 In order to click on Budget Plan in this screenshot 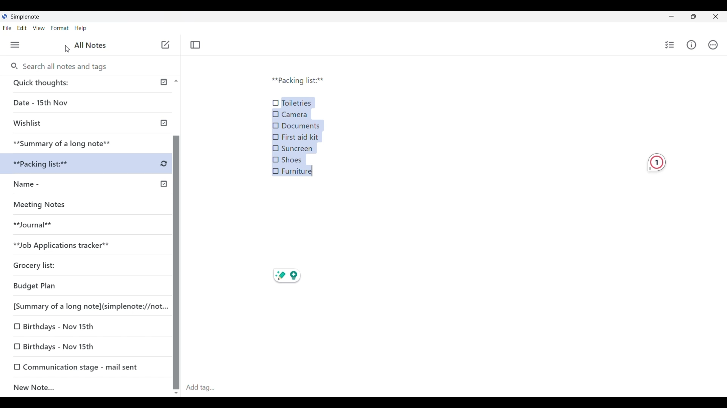, I will do `click(57, 286)`.